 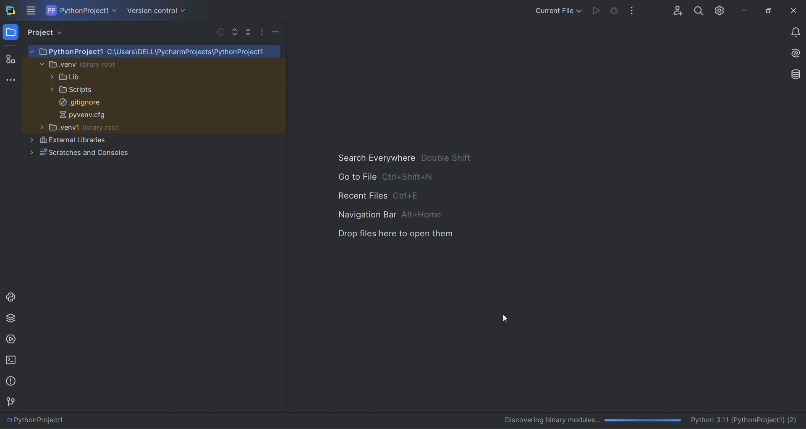 What do you see at coordinates (635, 10) in the screenshot?
I see `more actions` at bounding box center [635, 10].